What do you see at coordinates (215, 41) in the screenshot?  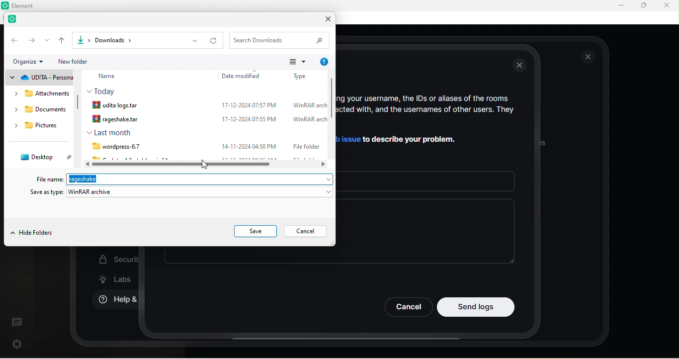 I see `refresh` at bounding box center [215, 41].